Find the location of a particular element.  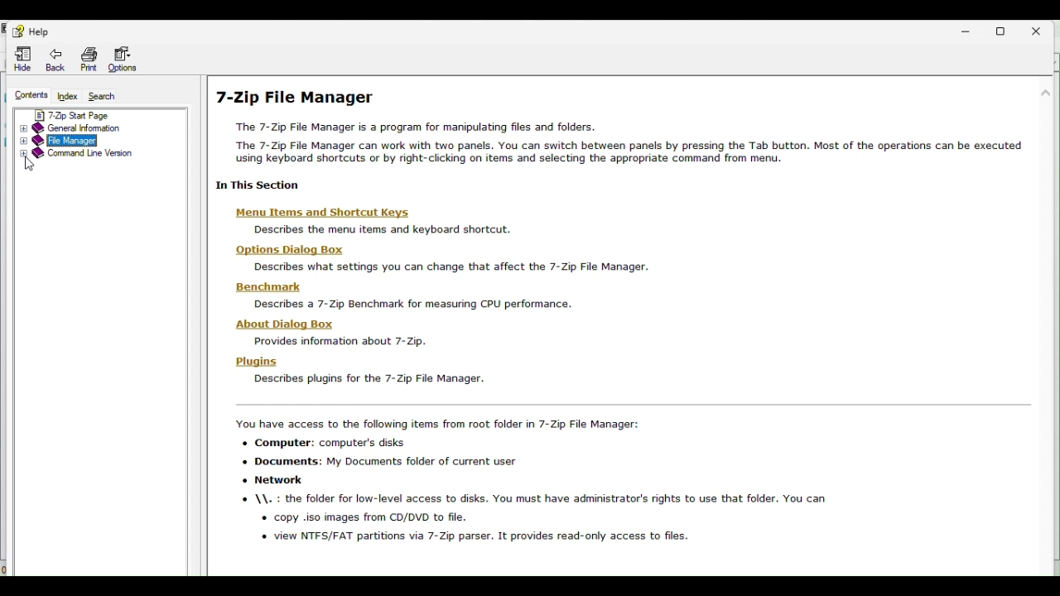

General information is located at coordinates (94, 128).